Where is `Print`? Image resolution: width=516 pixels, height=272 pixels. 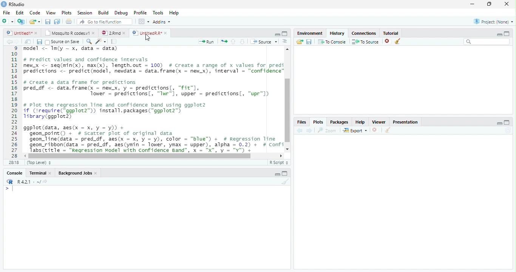
Print is located at coordinates (69, 22).